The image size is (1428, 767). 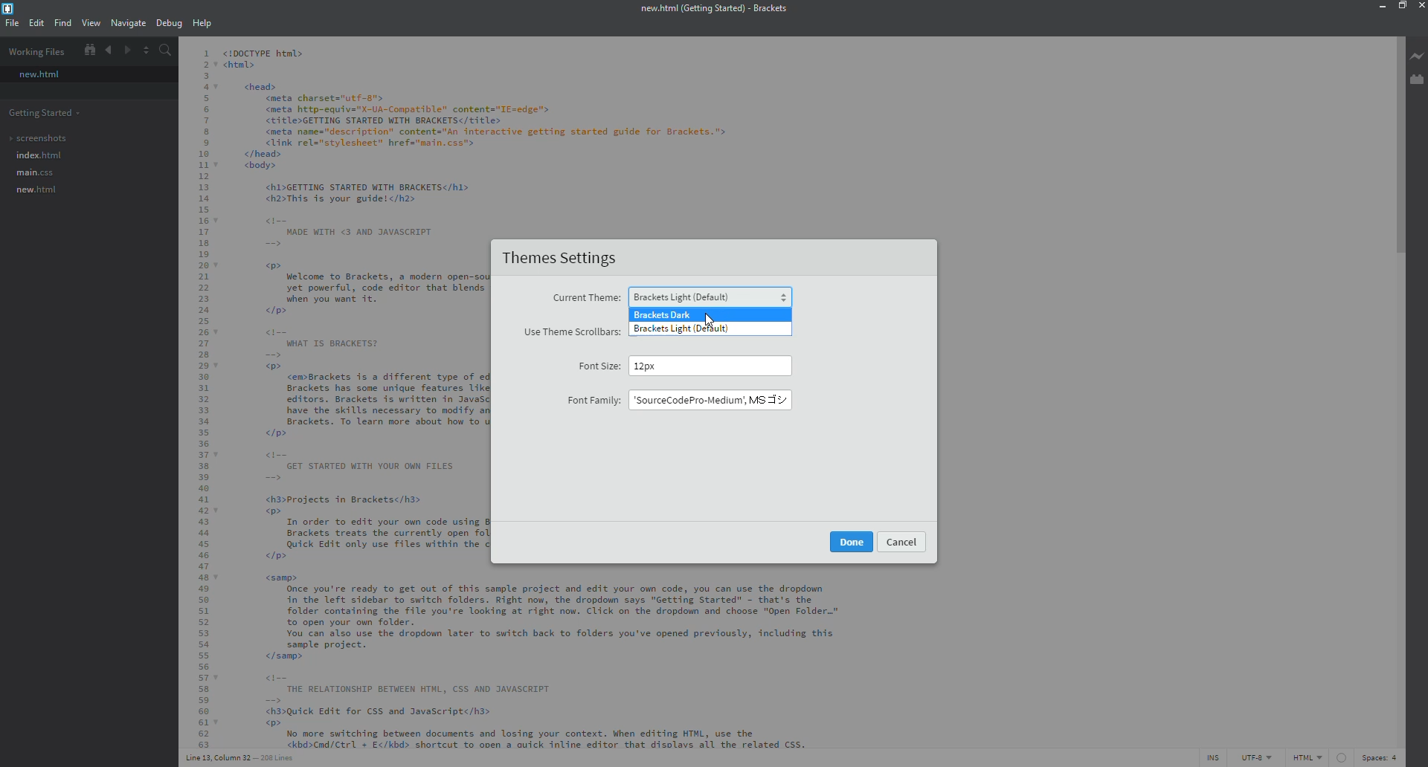 What do you see at coordinates (62, 22) in the screenshot?
I see `find` at bounding box center [62, 22].